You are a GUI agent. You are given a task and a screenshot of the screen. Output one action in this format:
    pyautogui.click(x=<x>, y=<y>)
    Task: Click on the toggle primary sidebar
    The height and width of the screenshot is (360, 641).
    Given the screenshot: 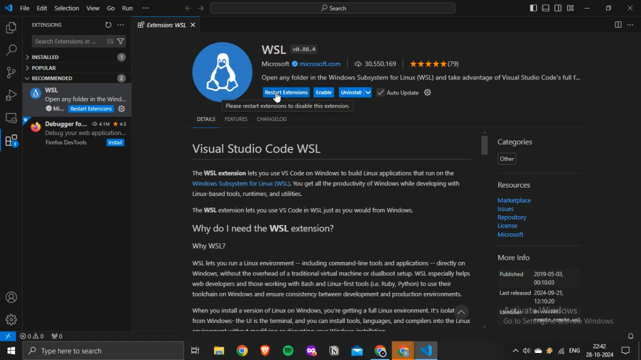 What is the action you would take?
    pyautogui.click(x=533, y=7)
    